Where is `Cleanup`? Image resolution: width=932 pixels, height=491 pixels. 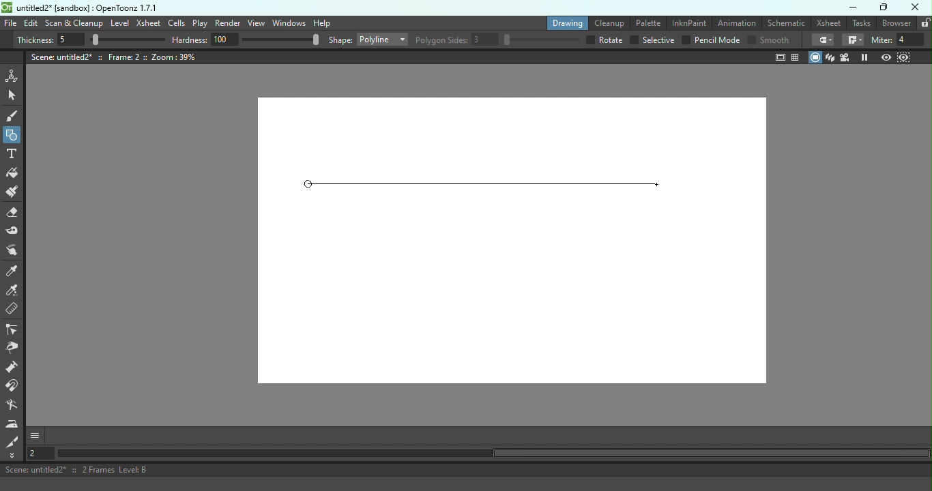 Cleanup is located at coordinates (608, 22).